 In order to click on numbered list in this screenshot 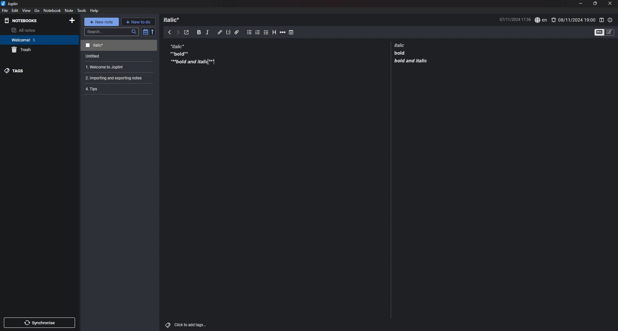, I will do `click(258, 33)`.